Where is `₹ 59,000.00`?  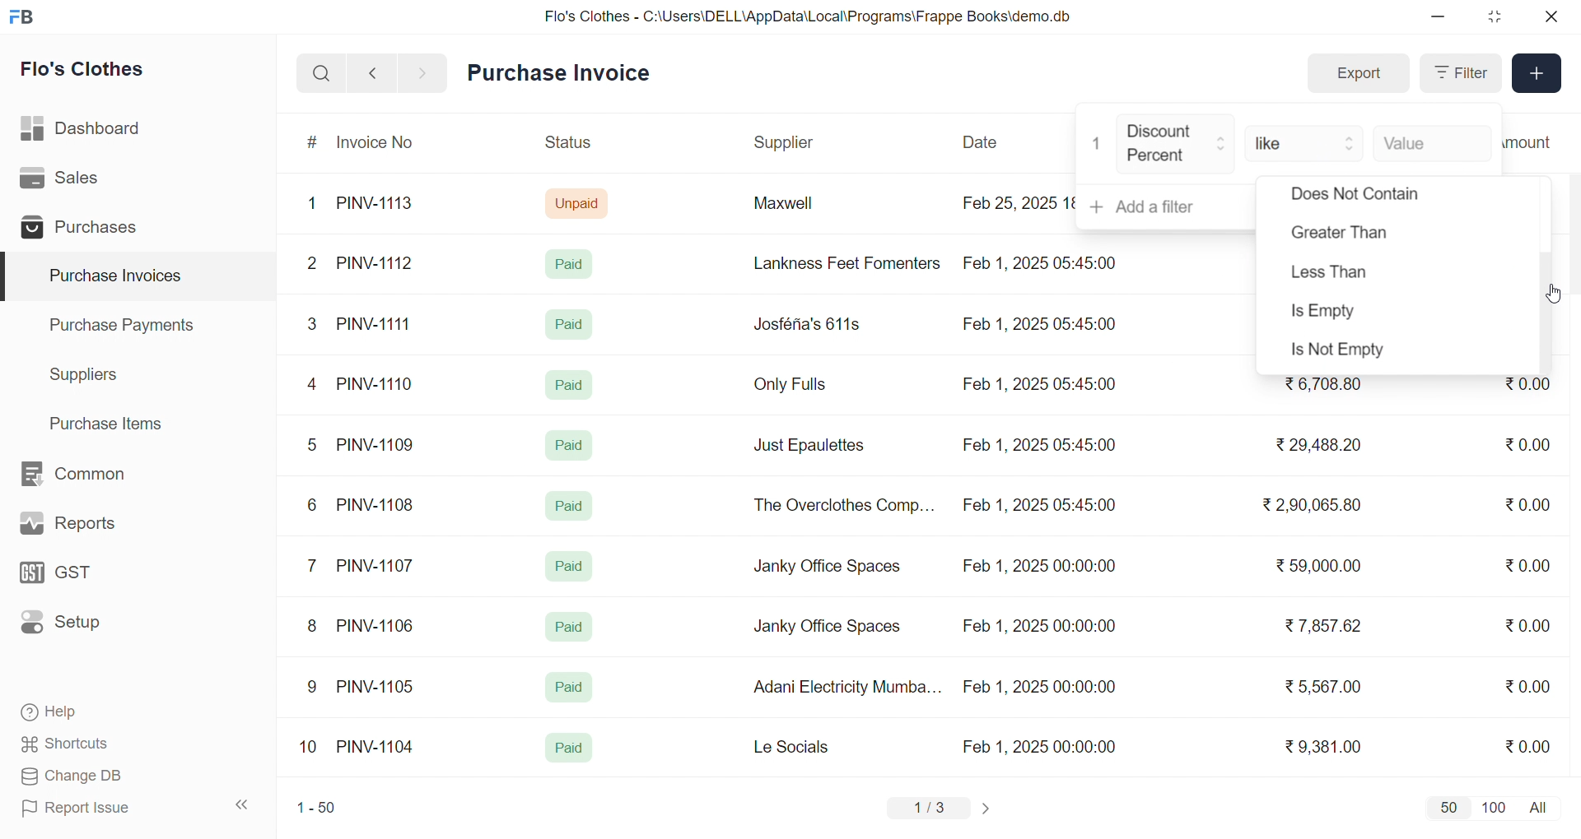
₹ 59,000.00 is located at coordinates (1323, 568).